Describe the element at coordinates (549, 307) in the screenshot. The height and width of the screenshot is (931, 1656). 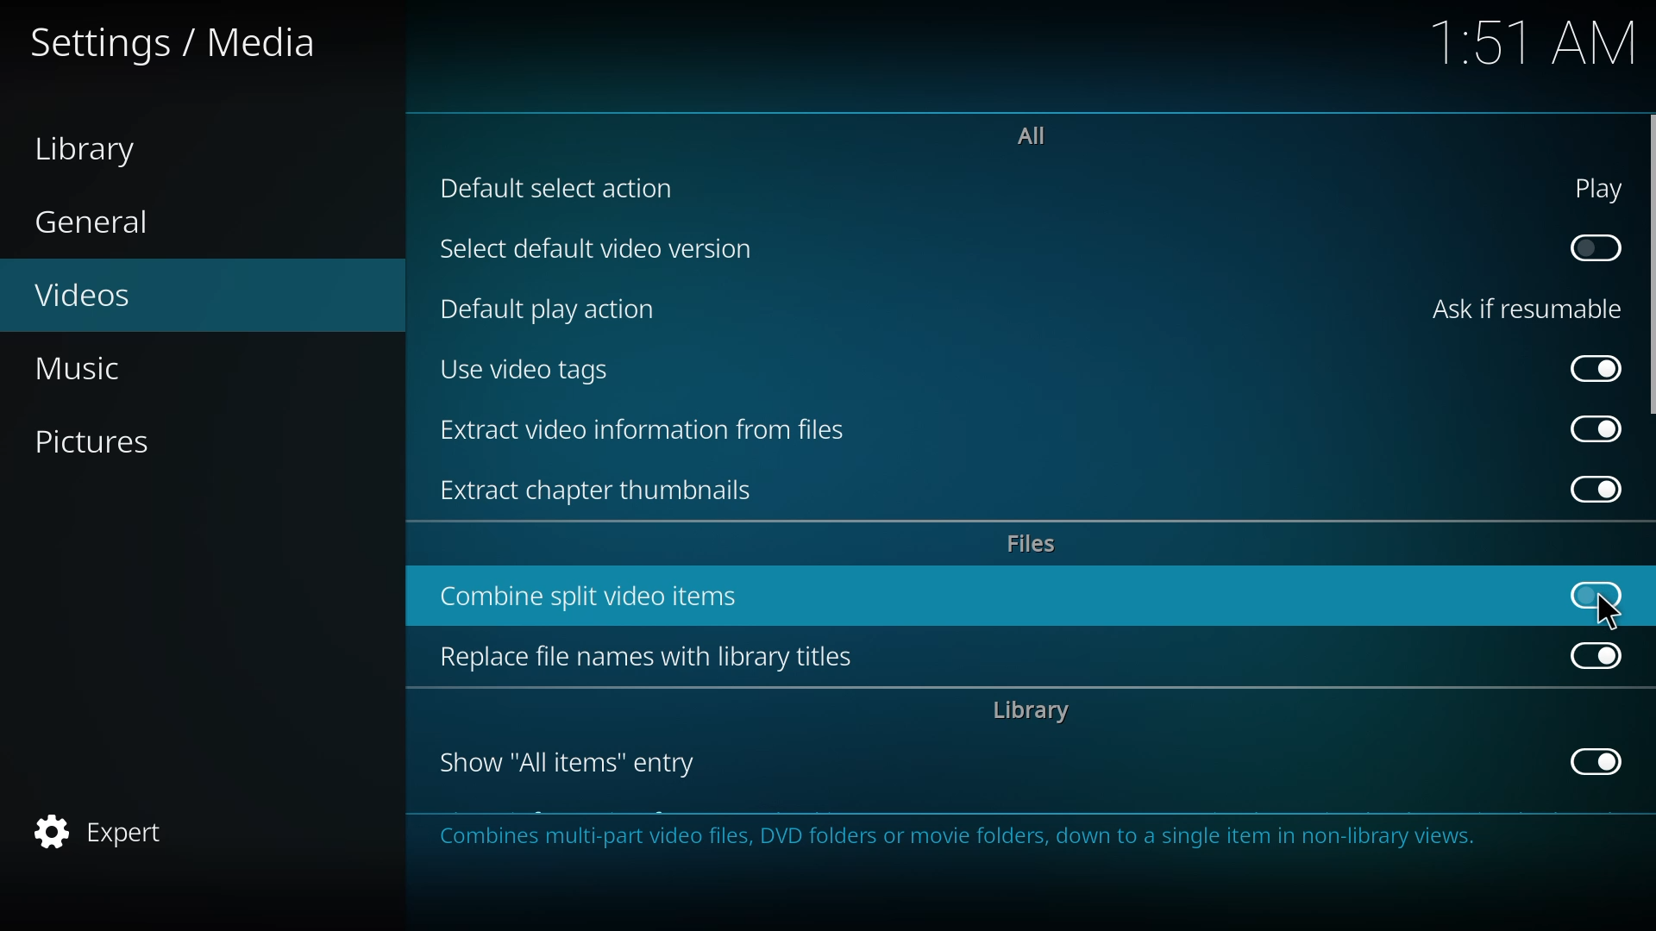
I see `default play action` at that location.